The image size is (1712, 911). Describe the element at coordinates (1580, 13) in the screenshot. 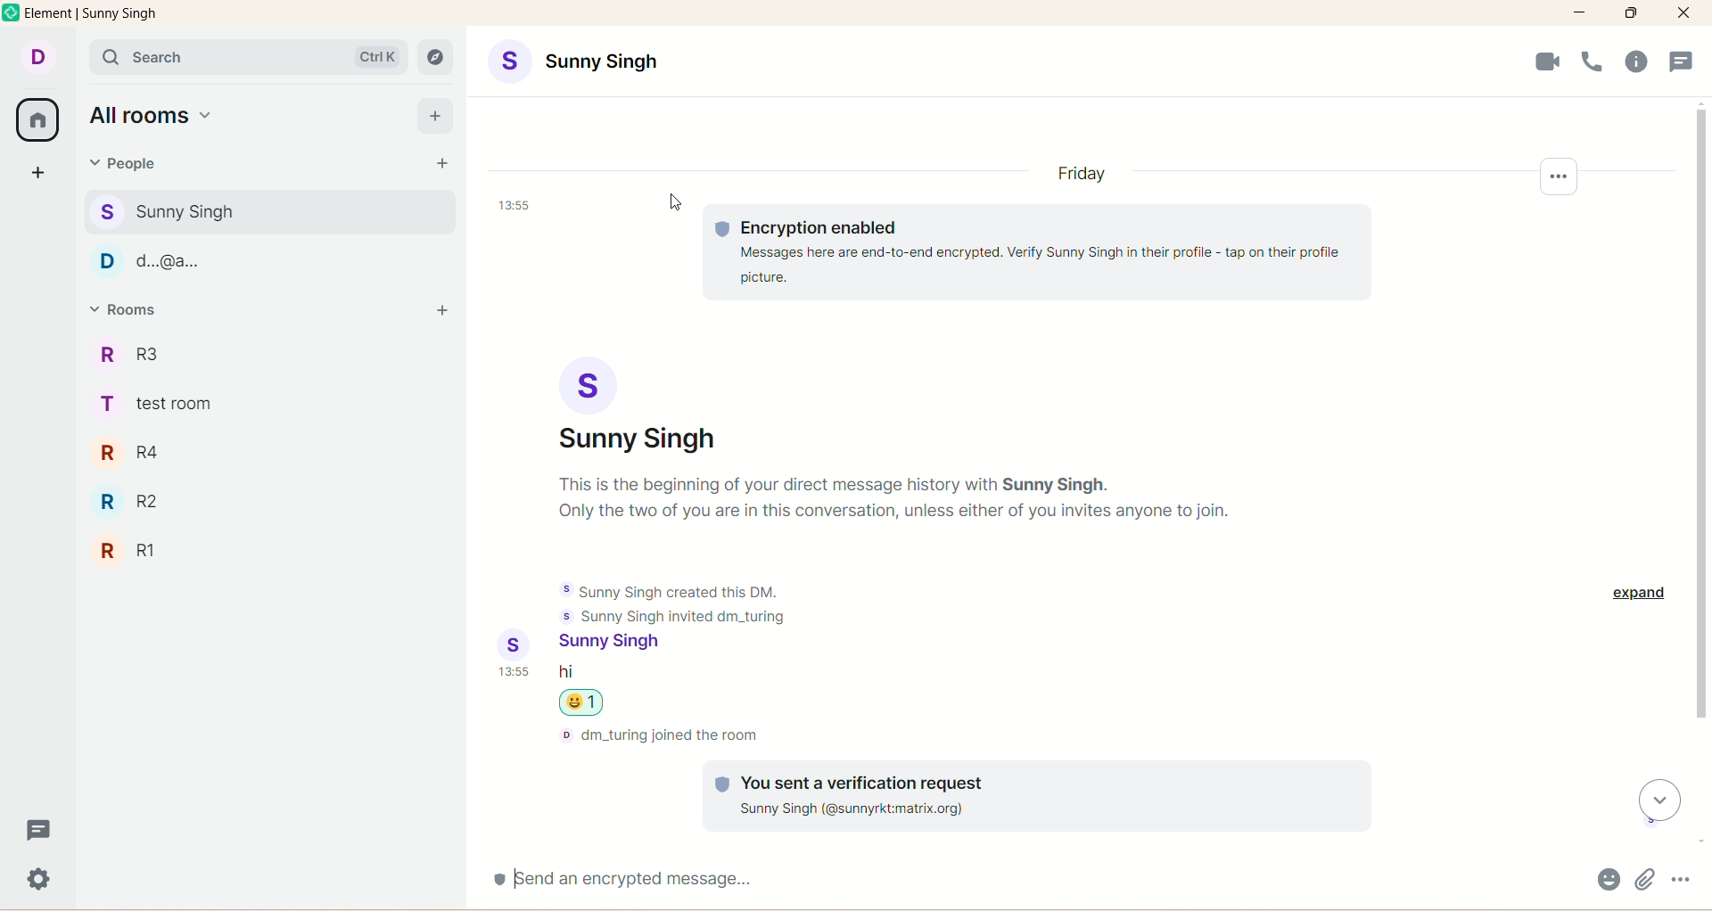

I see `minimize` at that location.